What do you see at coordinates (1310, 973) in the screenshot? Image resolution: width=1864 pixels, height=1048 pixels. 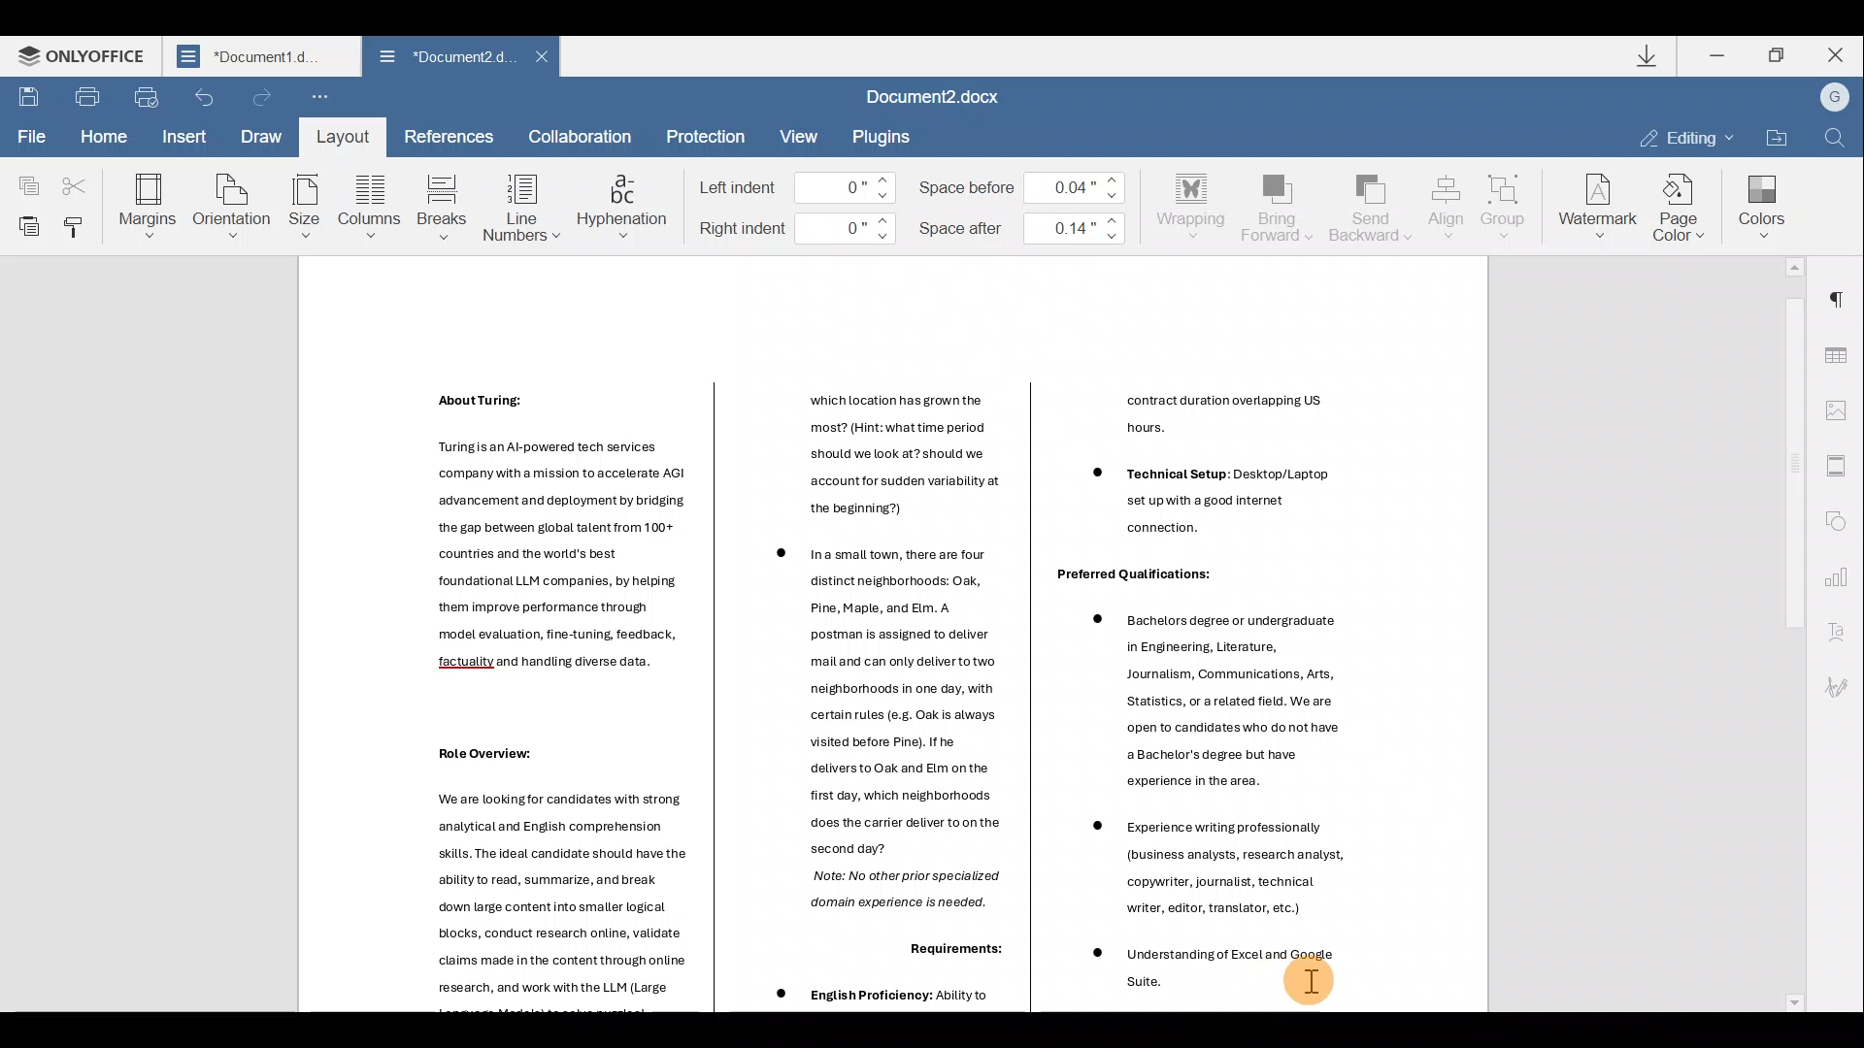 I see `Cursor` at bounding box center [1310, 973].